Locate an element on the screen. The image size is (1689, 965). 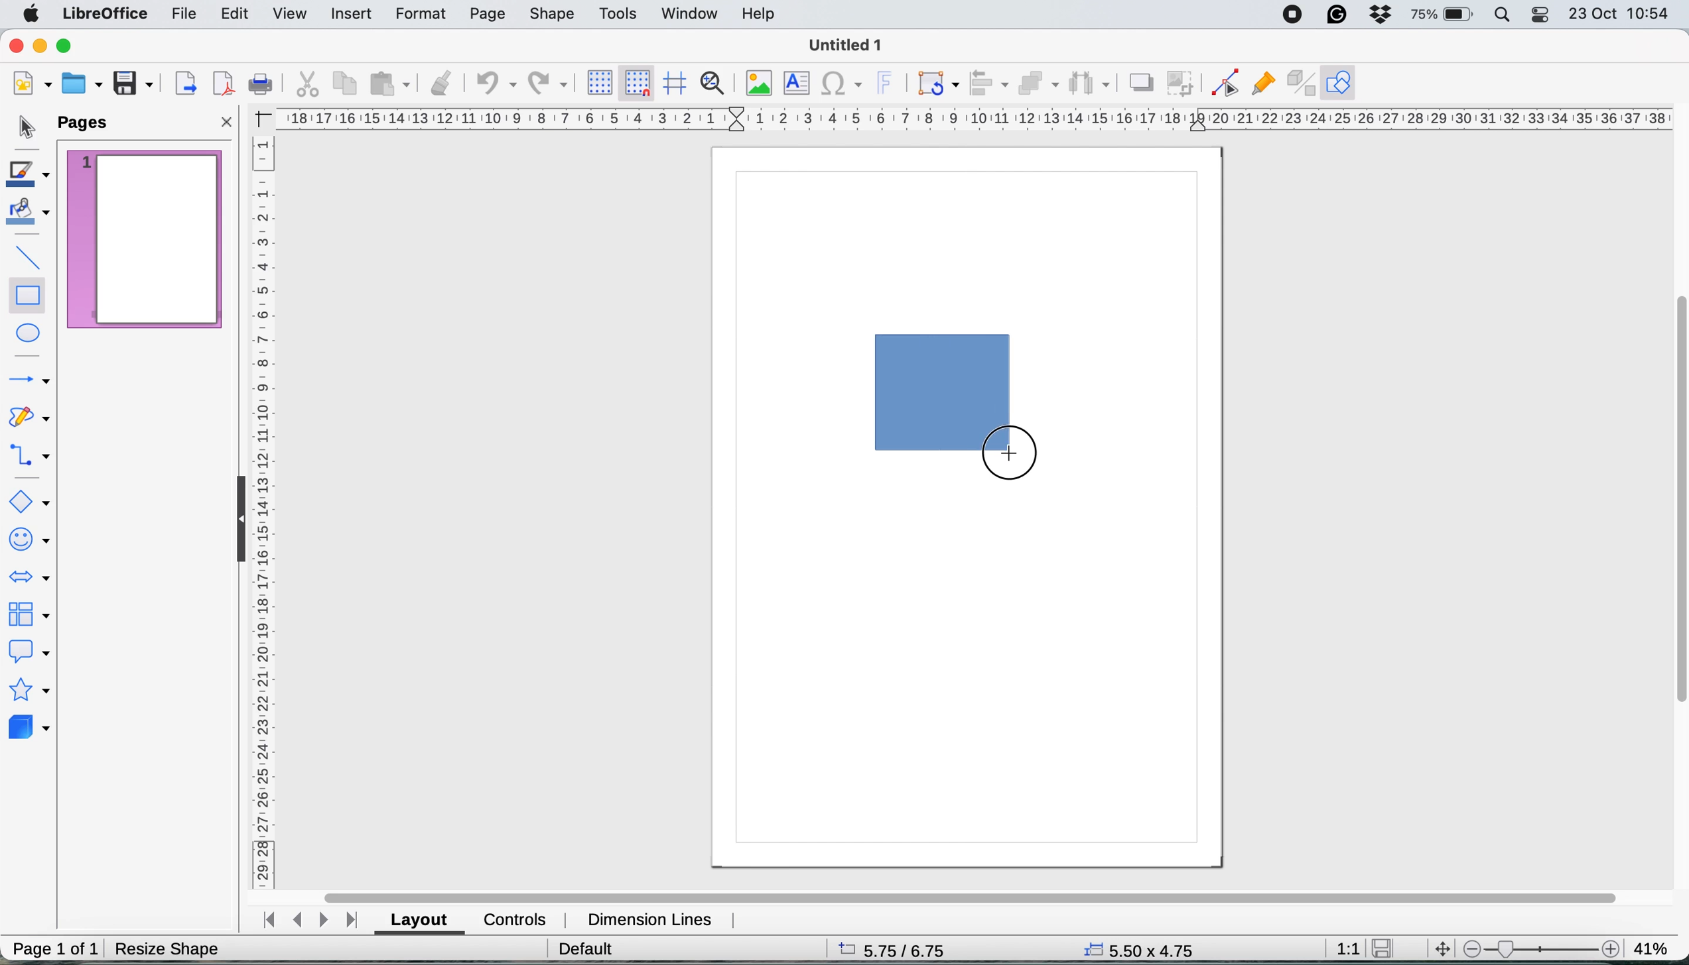
insert is located at coordinates (352, 14).